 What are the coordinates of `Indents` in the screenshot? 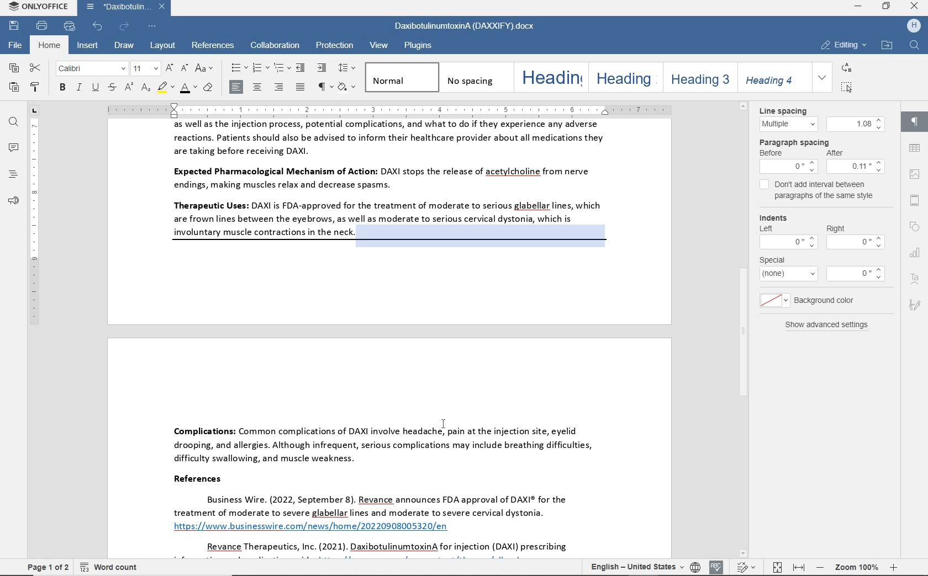 It's located at (821, 231).